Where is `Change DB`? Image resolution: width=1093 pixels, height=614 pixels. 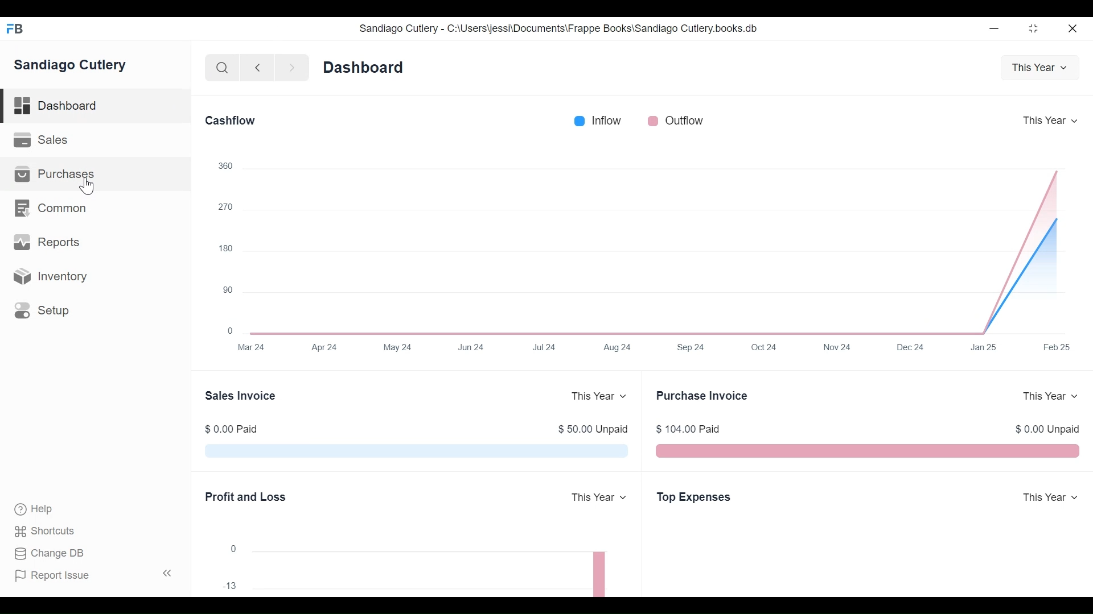
Change DB is located at coordinates (51, 554).